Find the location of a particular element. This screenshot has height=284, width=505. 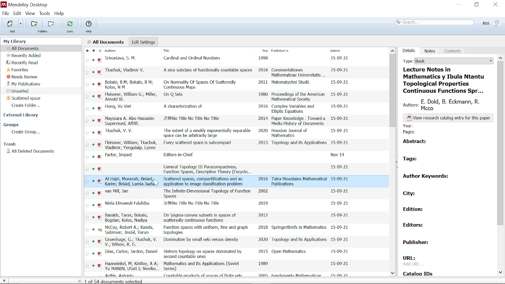

2016 is located at coordinates (264, 179).